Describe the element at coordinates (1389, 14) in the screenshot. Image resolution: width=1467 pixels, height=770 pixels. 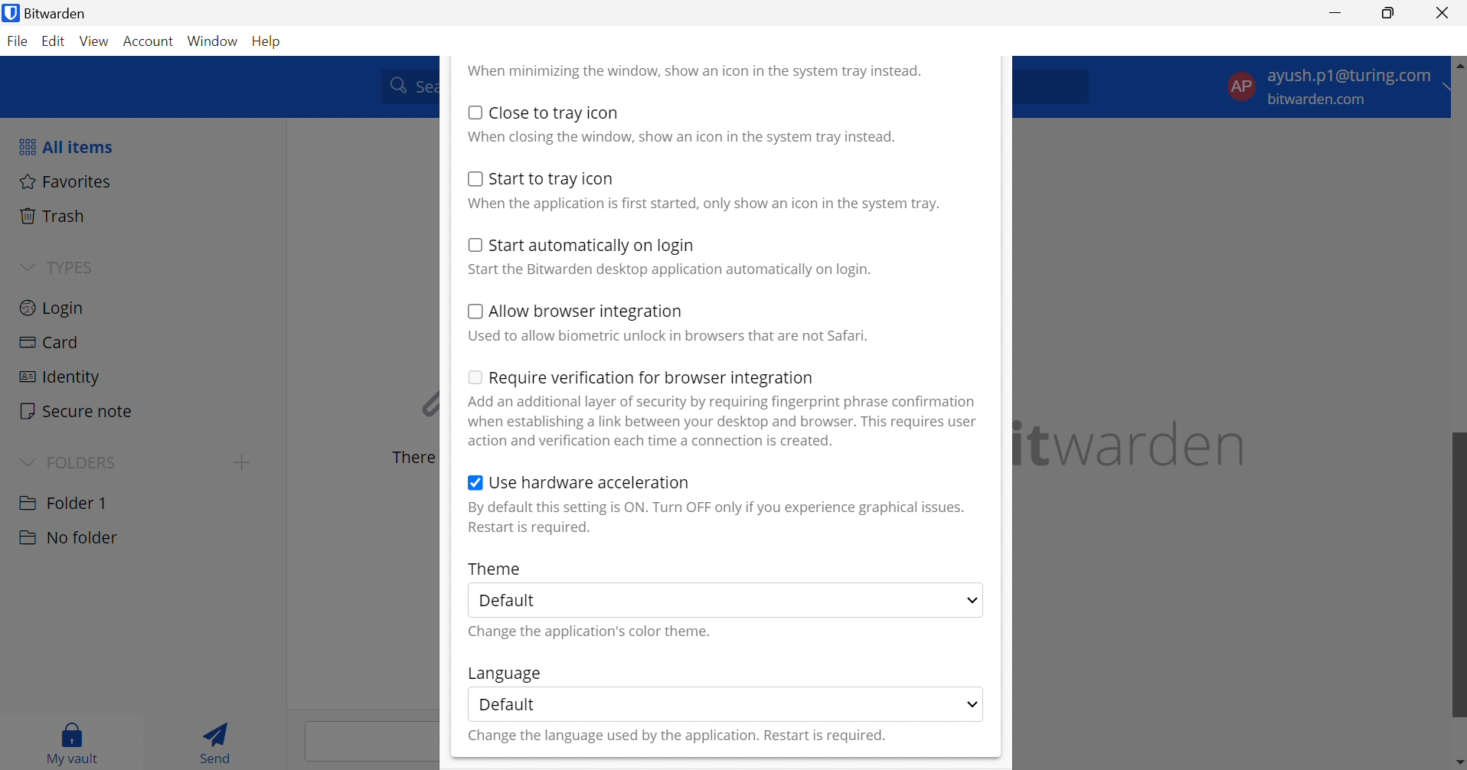
I see `Restore` at that location.